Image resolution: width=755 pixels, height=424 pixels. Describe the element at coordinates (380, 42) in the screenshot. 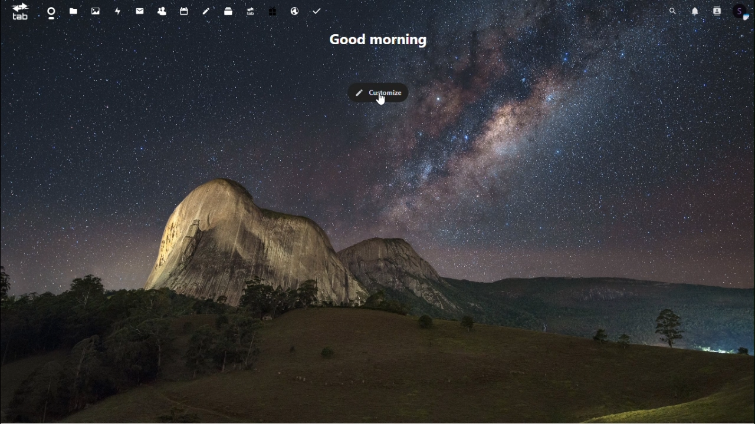

I see `good morning` at that location.